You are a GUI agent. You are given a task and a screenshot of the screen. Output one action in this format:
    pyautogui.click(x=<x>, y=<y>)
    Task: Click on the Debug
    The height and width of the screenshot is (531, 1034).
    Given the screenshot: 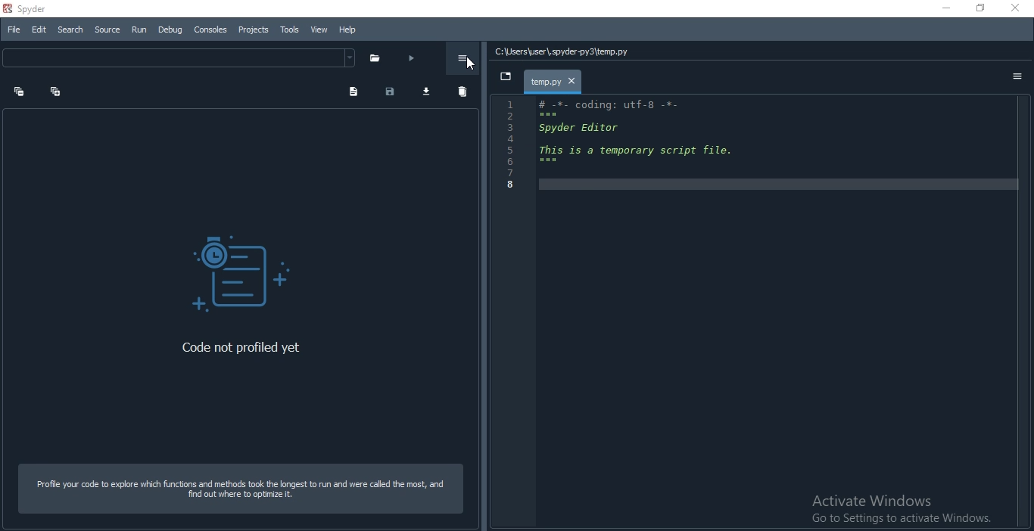 What is the action you would take?
    pyautogui.click(x=170, y=30)
    